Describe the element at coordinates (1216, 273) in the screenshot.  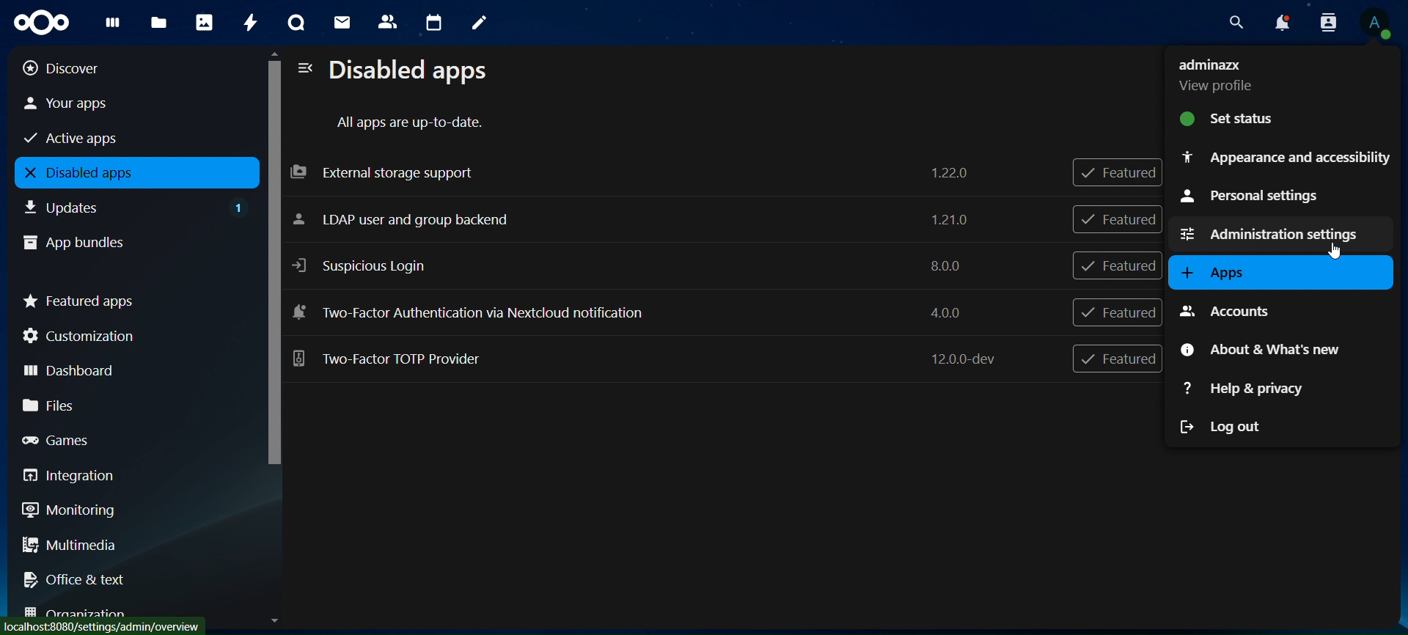
I see `apps` at that location.